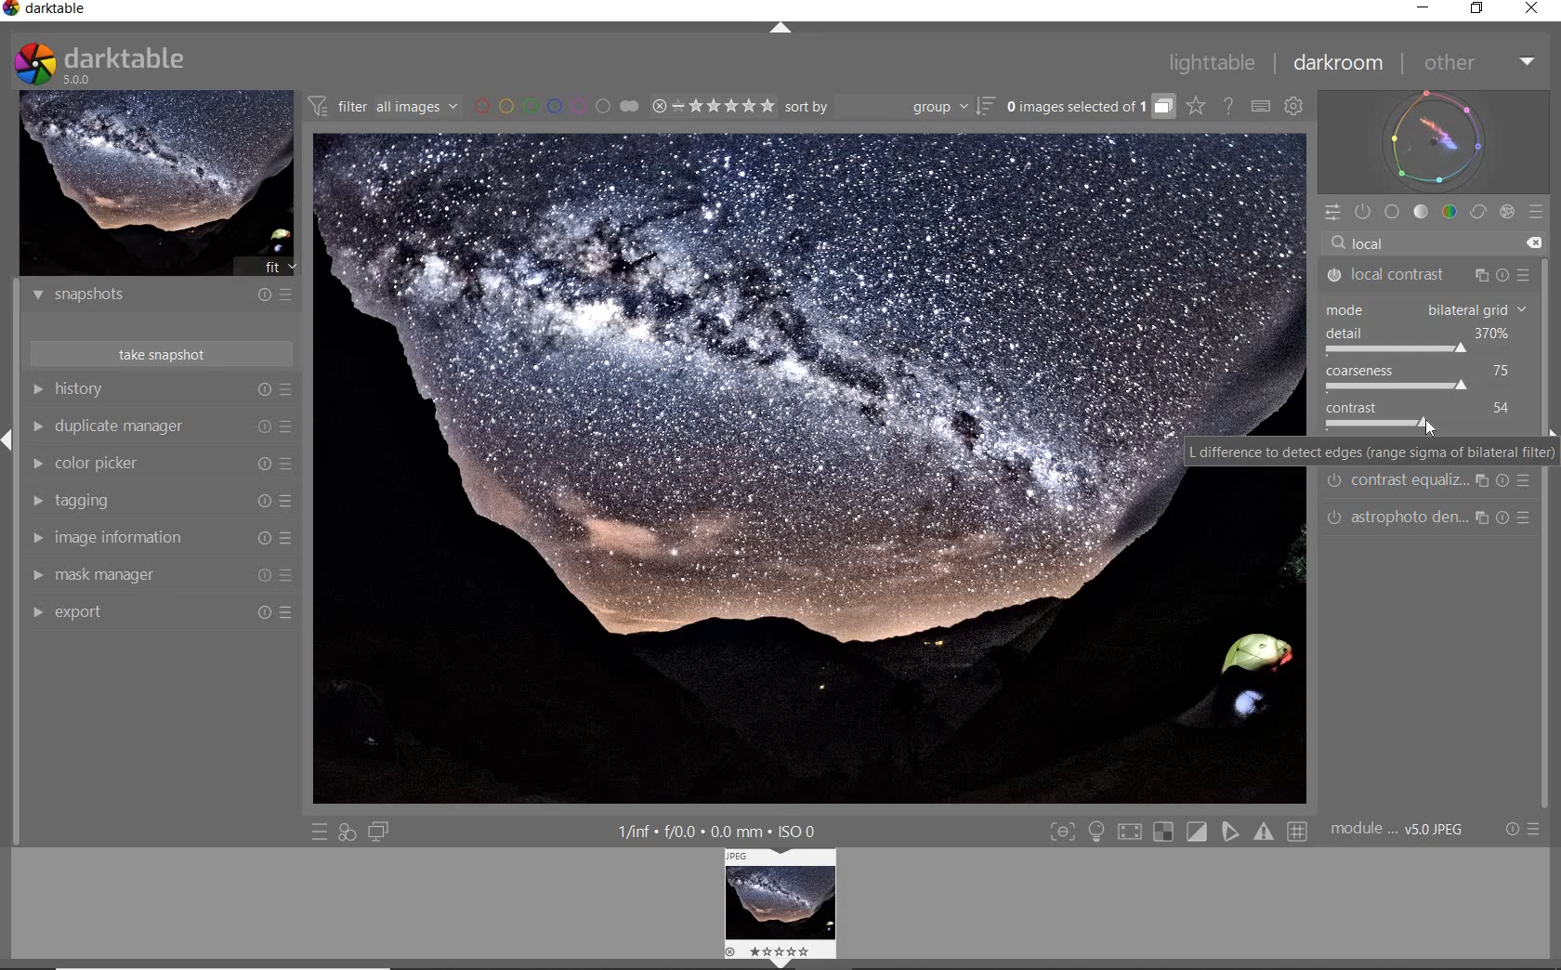  Describe the element at coordinates (72, 9) in the screenshot. I see `SYSTEM NAME` at that location.